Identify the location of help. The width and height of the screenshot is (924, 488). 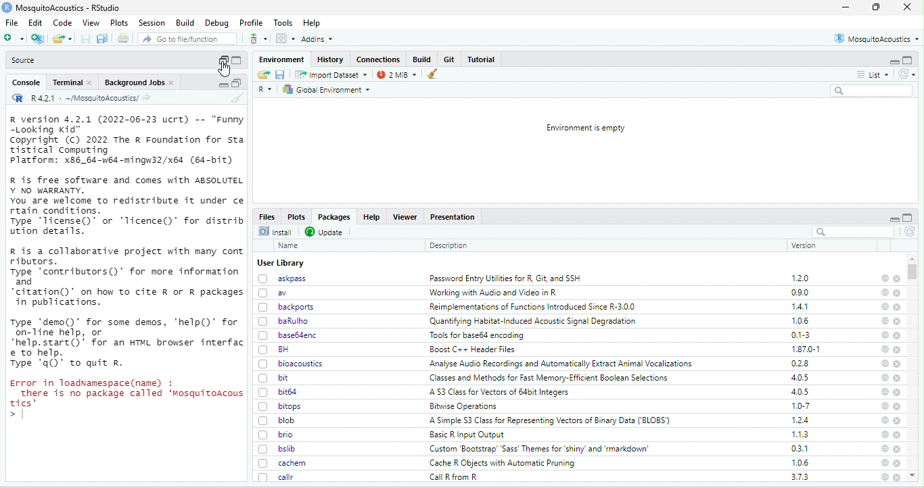
(884, 335).